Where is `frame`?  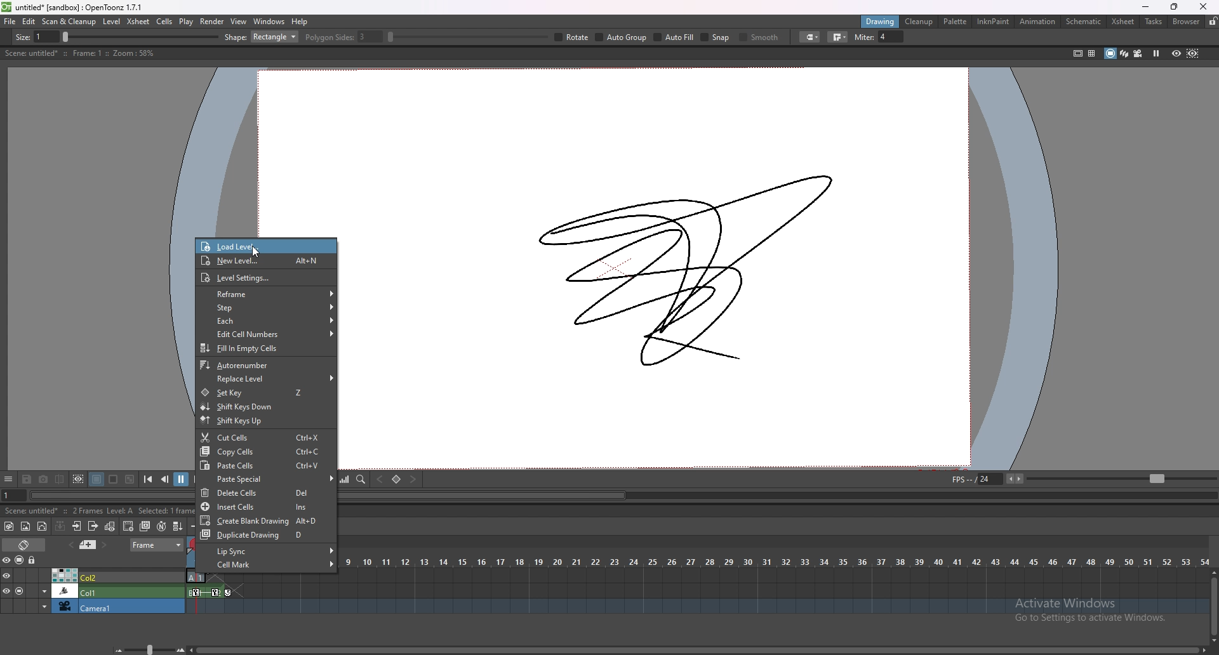 frame is located at coordinates (157, 543).